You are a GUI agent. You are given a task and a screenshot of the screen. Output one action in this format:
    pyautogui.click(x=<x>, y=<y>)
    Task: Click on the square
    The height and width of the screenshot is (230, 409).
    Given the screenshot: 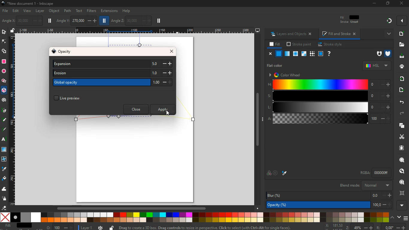 What is the action you would take?
    pyautogui.click(x=4, y=61)
    